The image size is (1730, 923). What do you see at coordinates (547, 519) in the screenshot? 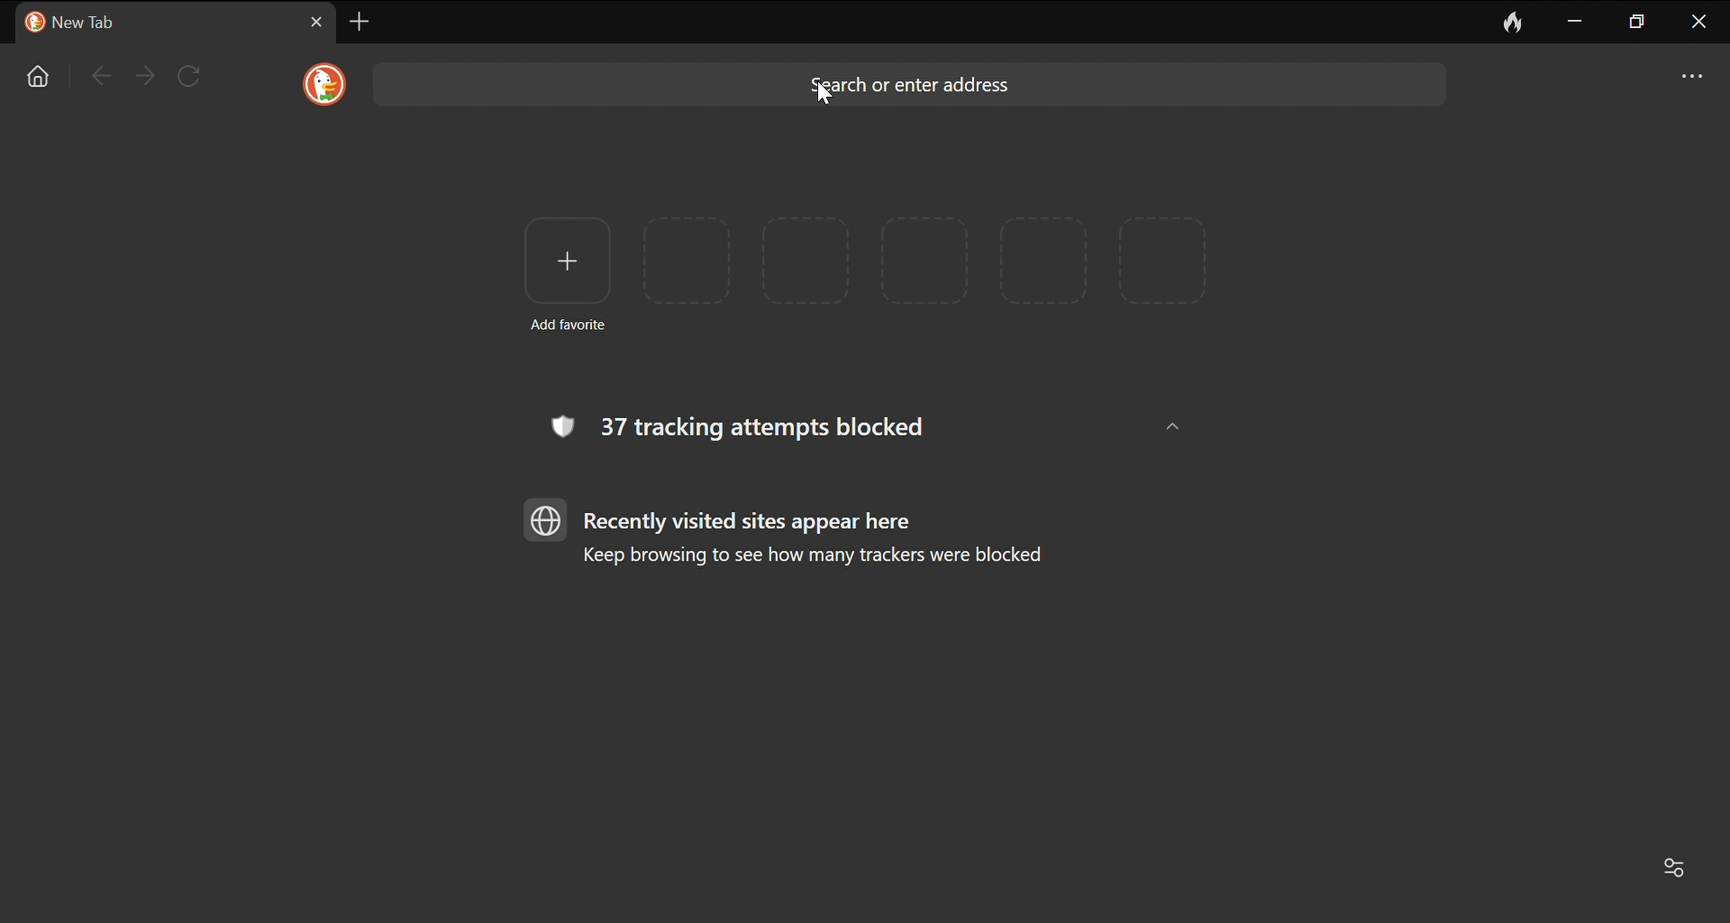
I see `browser logo` at bounding box center [547, 519].